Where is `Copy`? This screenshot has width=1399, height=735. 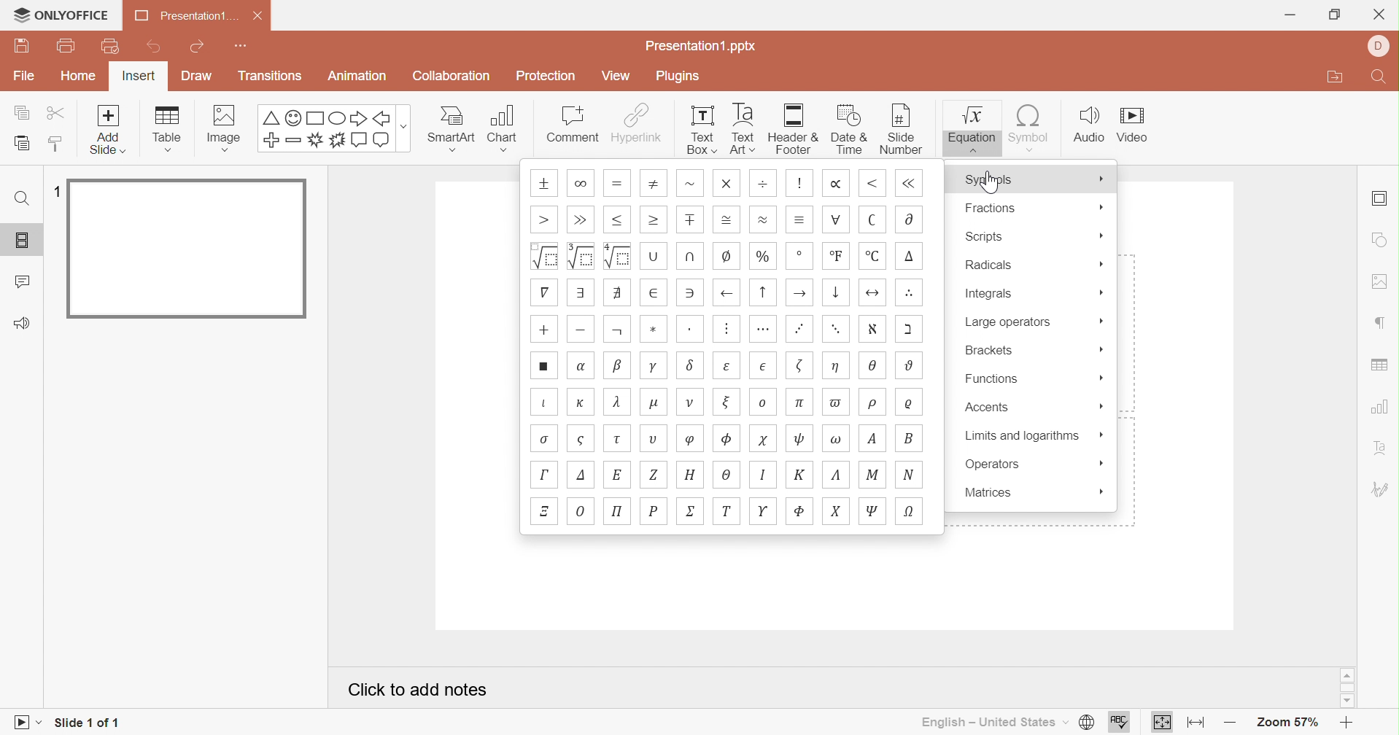
Copy is located at coordinates (23, 112).